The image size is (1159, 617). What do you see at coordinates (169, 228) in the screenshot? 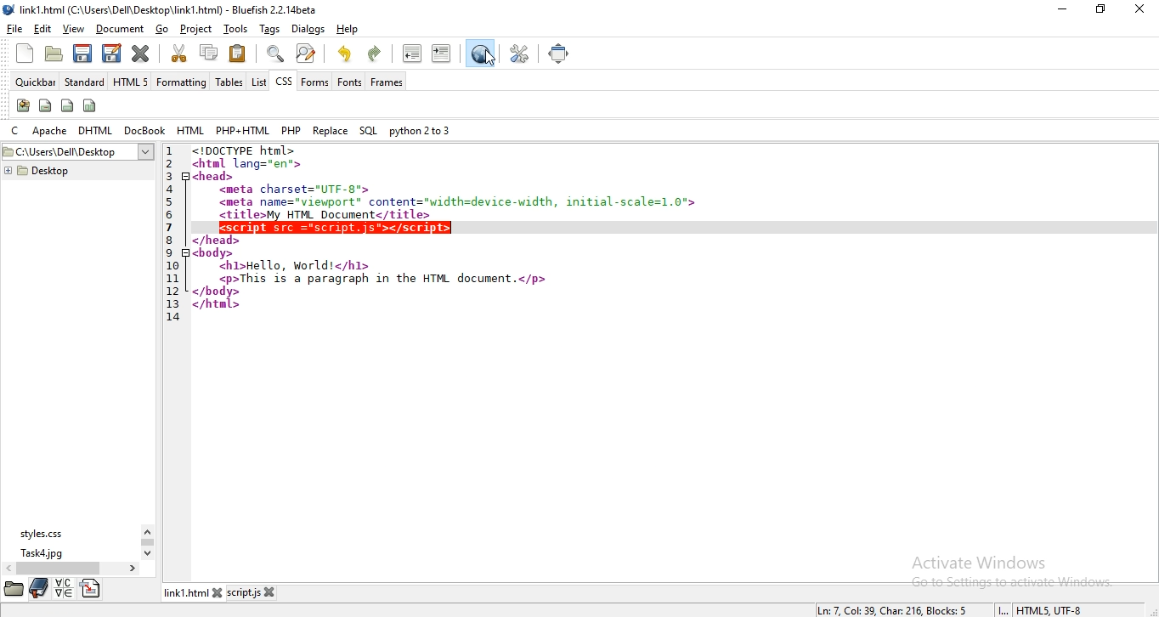
I see `7` at bounding box center [169, 228].